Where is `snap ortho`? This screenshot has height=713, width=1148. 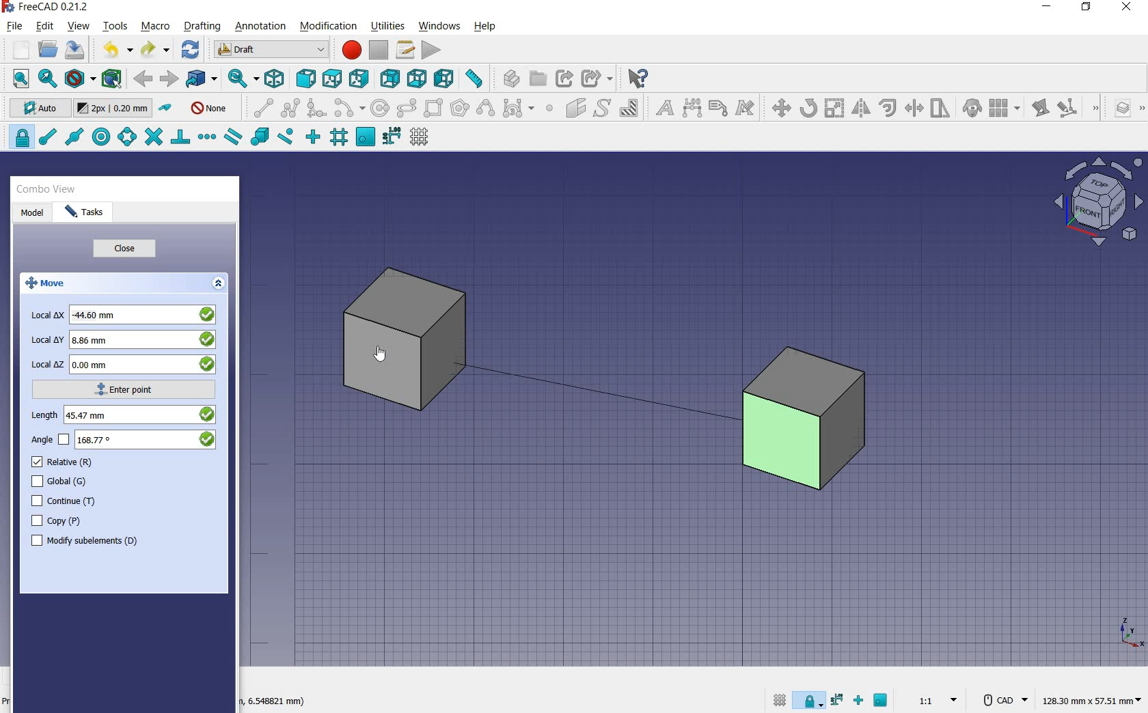 snap ortho is located at coordinates (859, 701).